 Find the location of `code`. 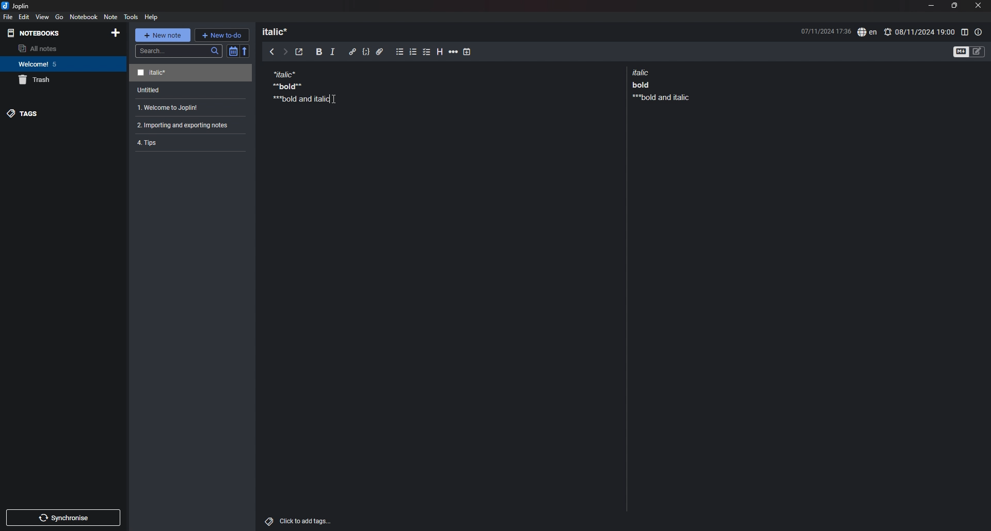

code is located at coordinates (365, 52).